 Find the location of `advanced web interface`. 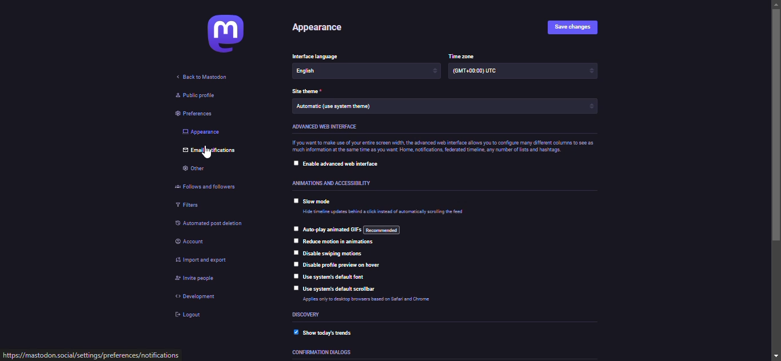

advanced web interface is located at coordinates (329, 126).